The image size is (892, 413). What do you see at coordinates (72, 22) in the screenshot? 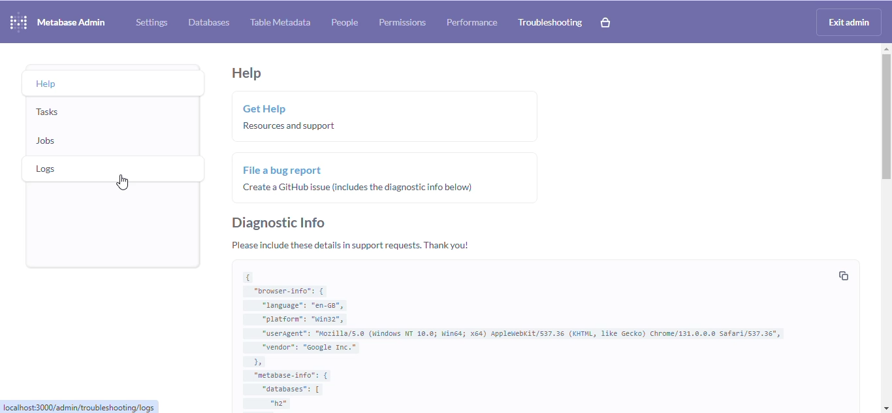
I see `metabase admin` at bounding box center [72, 22].